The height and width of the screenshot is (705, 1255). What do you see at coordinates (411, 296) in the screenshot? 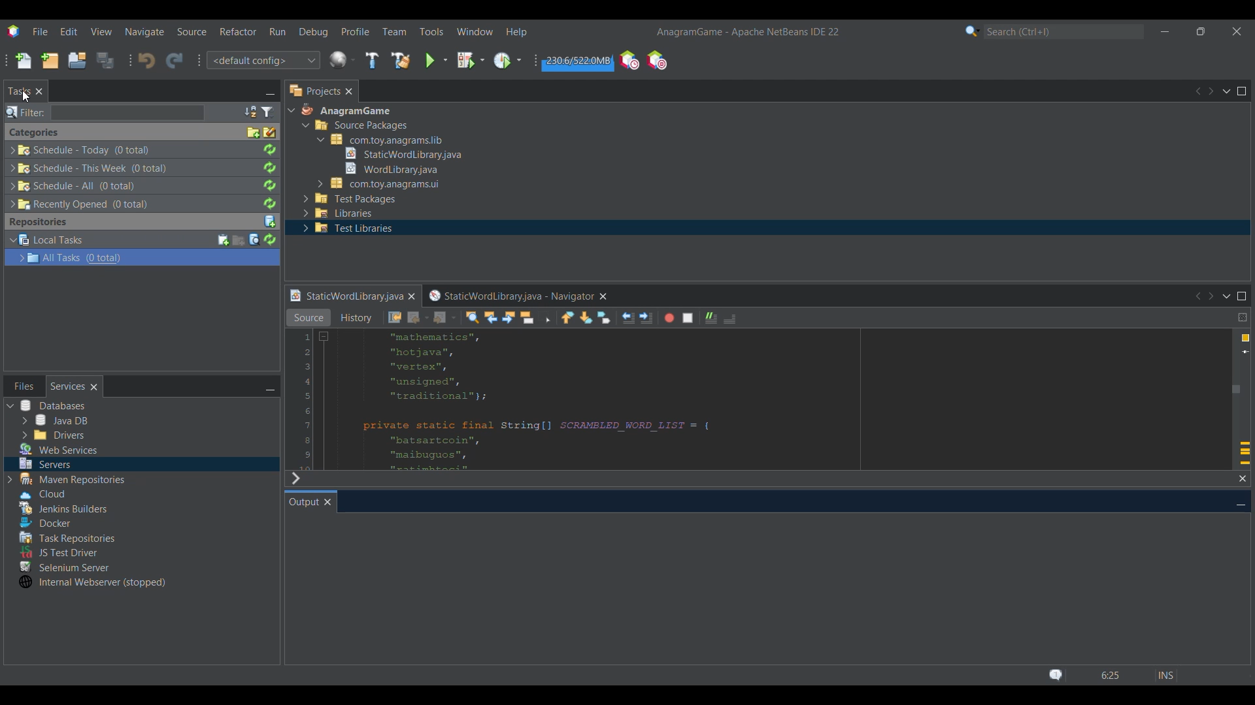
I see `Close` at bounding box center [411, 296].